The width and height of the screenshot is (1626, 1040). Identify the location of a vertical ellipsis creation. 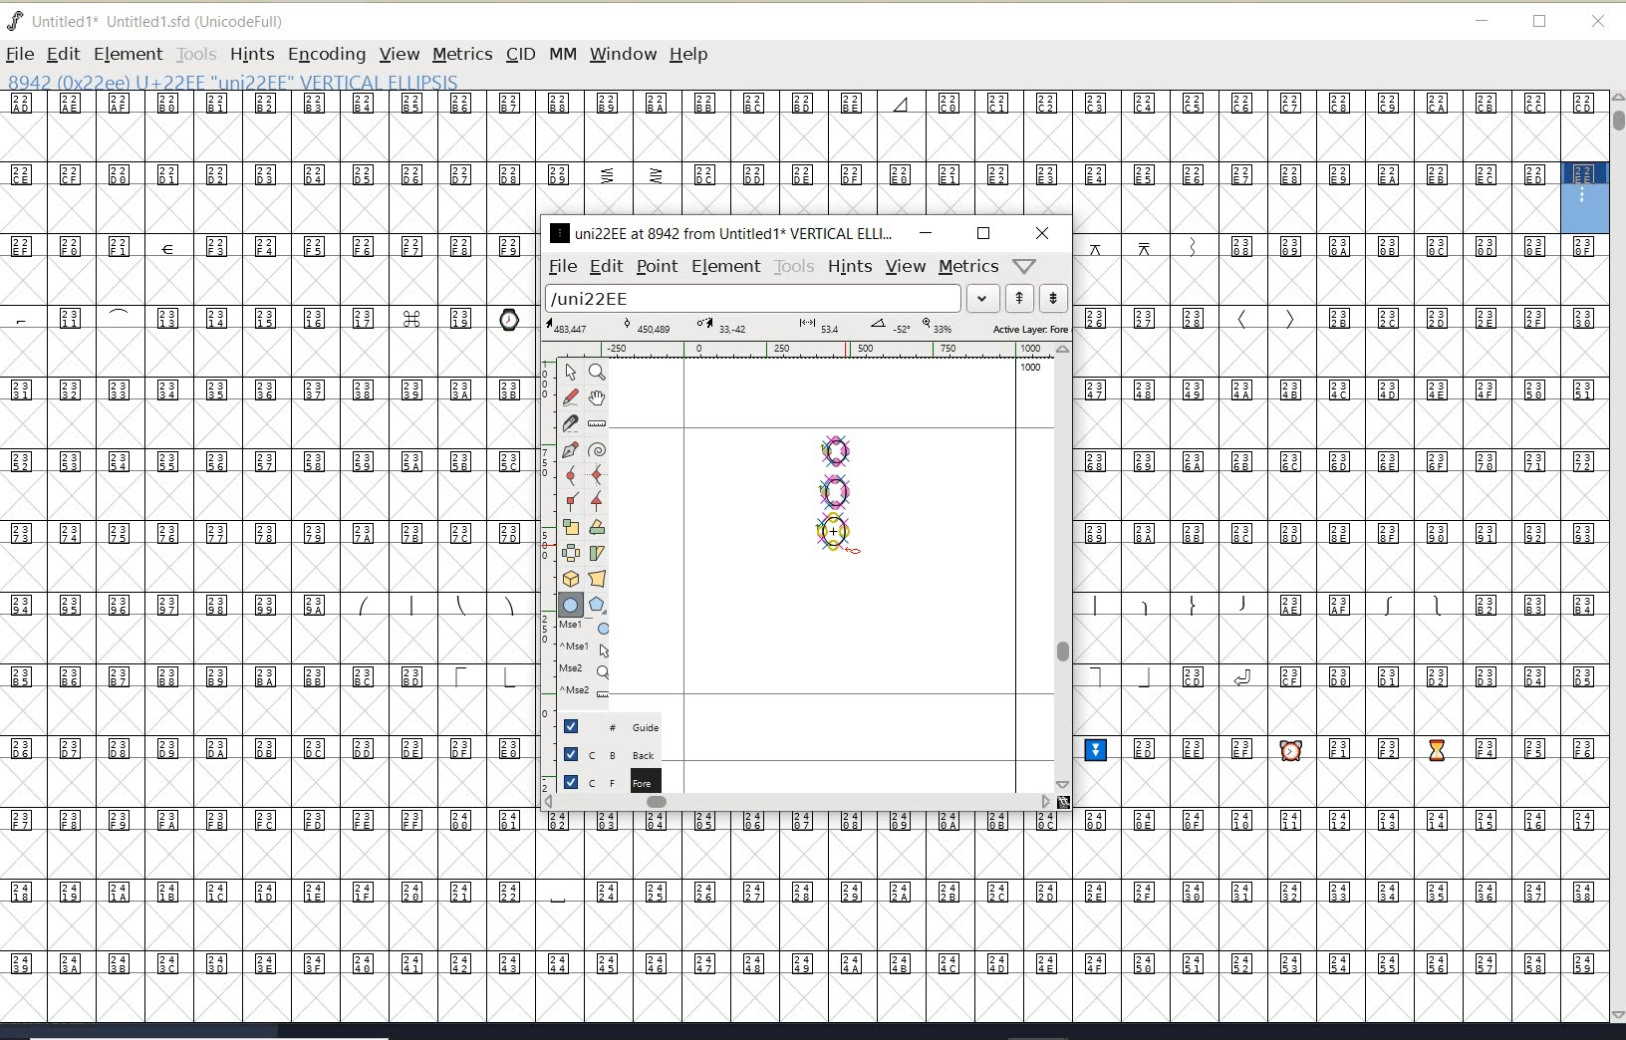
(836, 489).